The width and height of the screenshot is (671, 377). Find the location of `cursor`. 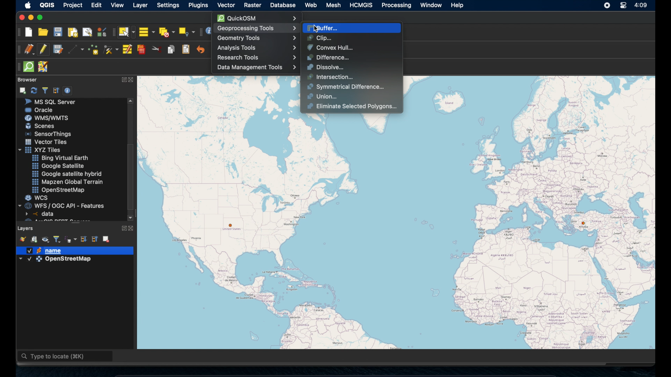

cursor is located at coordinates (317, 27).